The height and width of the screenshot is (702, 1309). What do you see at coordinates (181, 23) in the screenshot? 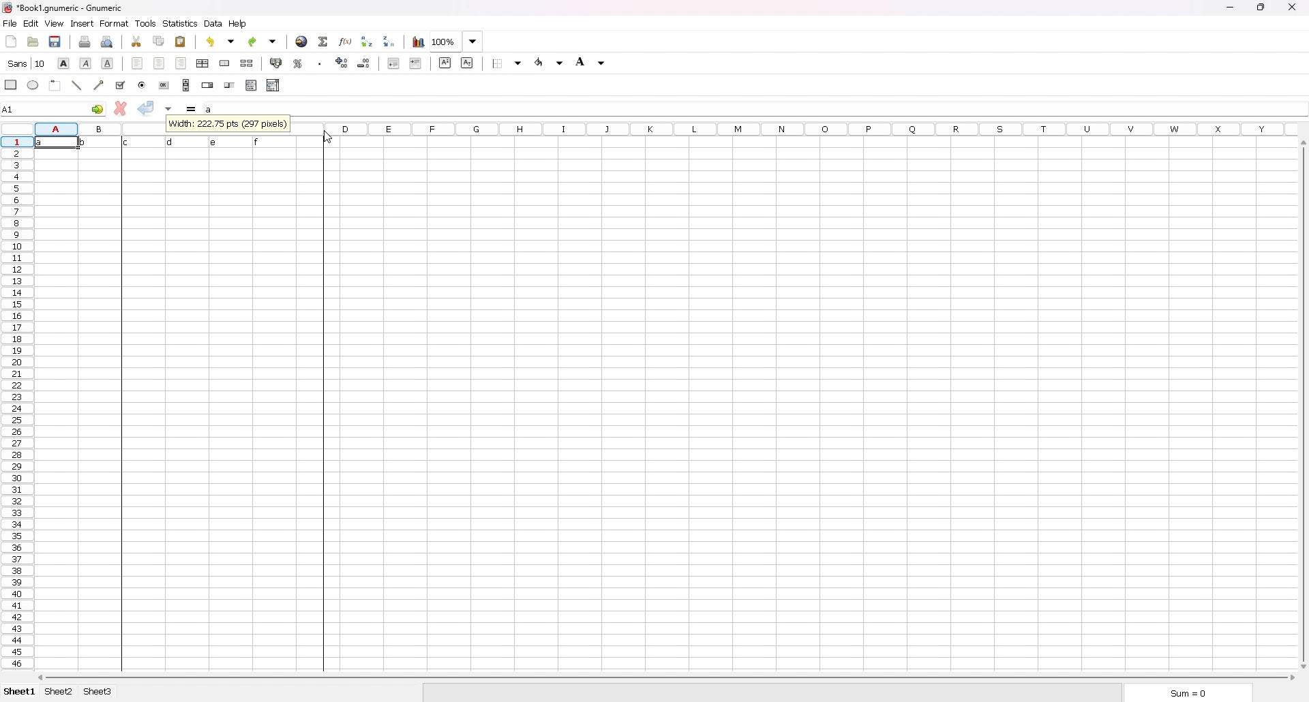
I see `statistics` at bounding box center [181, 23].